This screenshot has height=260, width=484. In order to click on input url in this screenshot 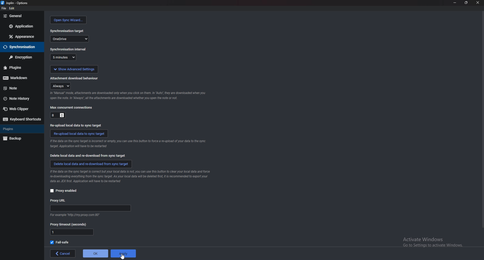, I will do `click(90, 208)`.